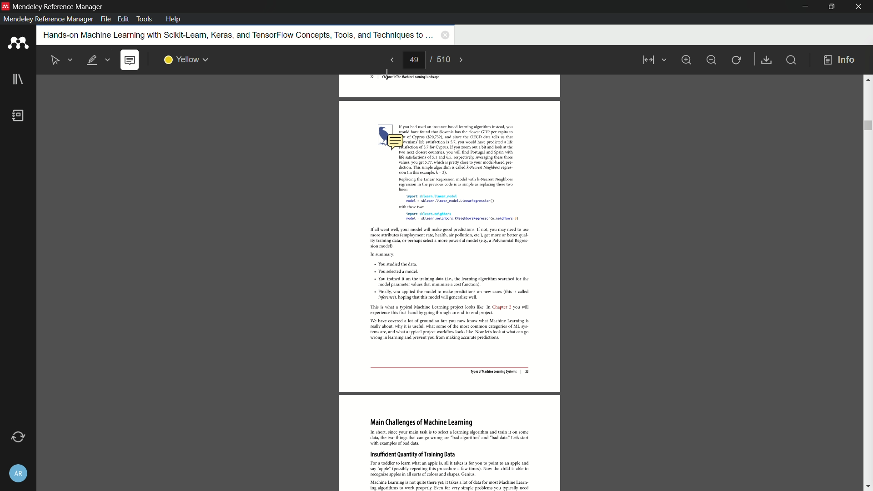 Image resolution: width=873 pixels, height=491 pixels. Describe the element at coordinates (652, 61) in the screenshot. I see `book view` at that location.